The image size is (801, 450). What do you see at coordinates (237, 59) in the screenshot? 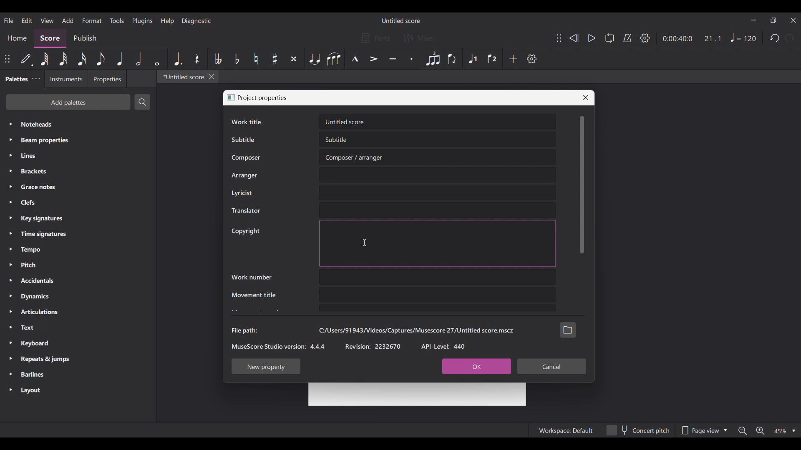
I see `Toggle flat` at bounding box center [237, 59].